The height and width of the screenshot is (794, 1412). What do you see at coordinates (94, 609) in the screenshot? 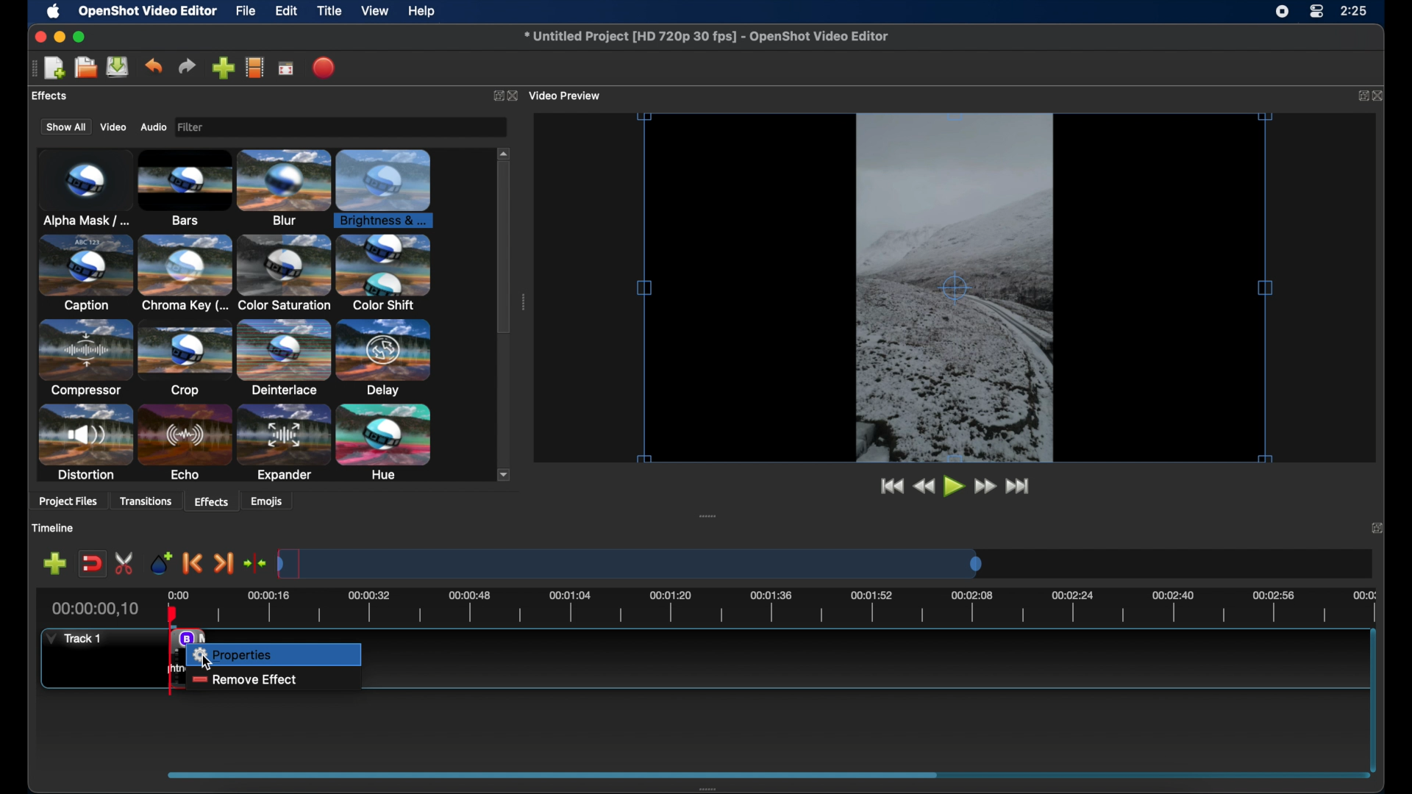
I see `current time indicator` at bounding box center [94, 609].